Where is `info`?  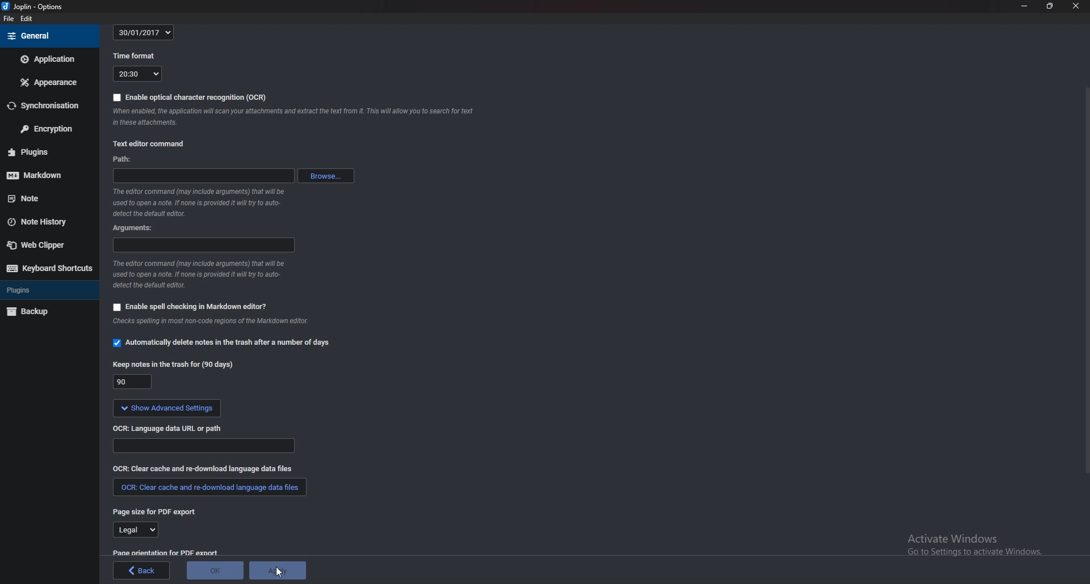
info is located at coordinates (236, 323).